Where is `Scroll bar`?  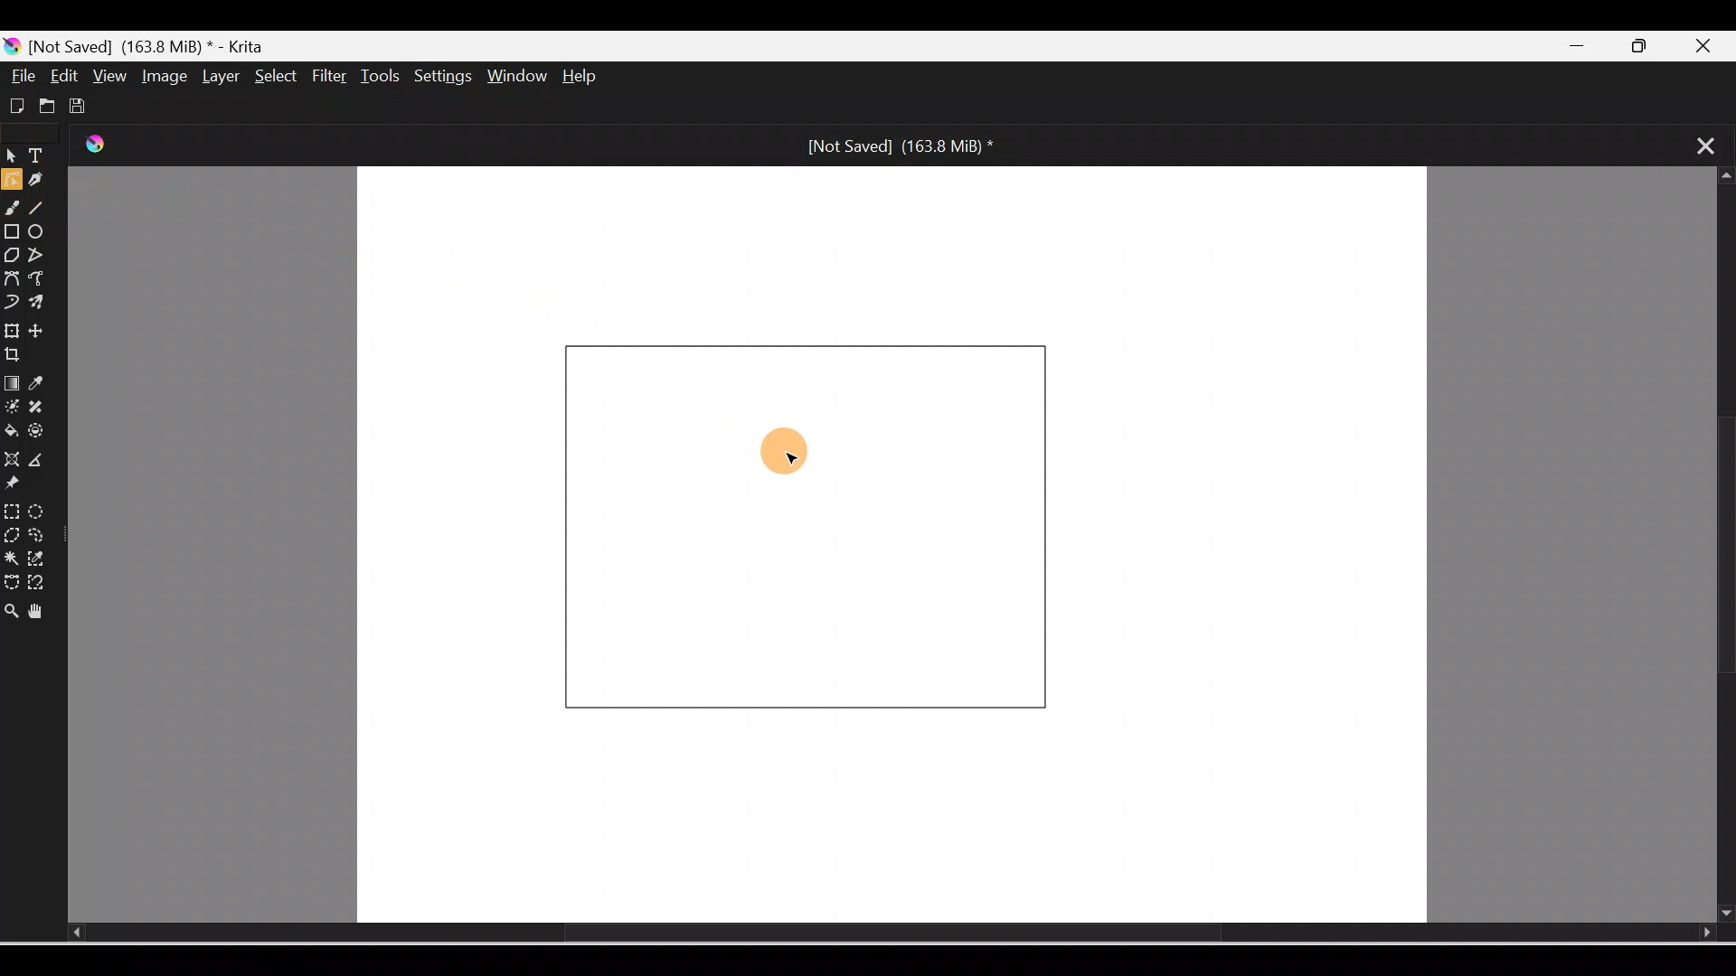
Scroll bar is located at coordinates (1719, 546).